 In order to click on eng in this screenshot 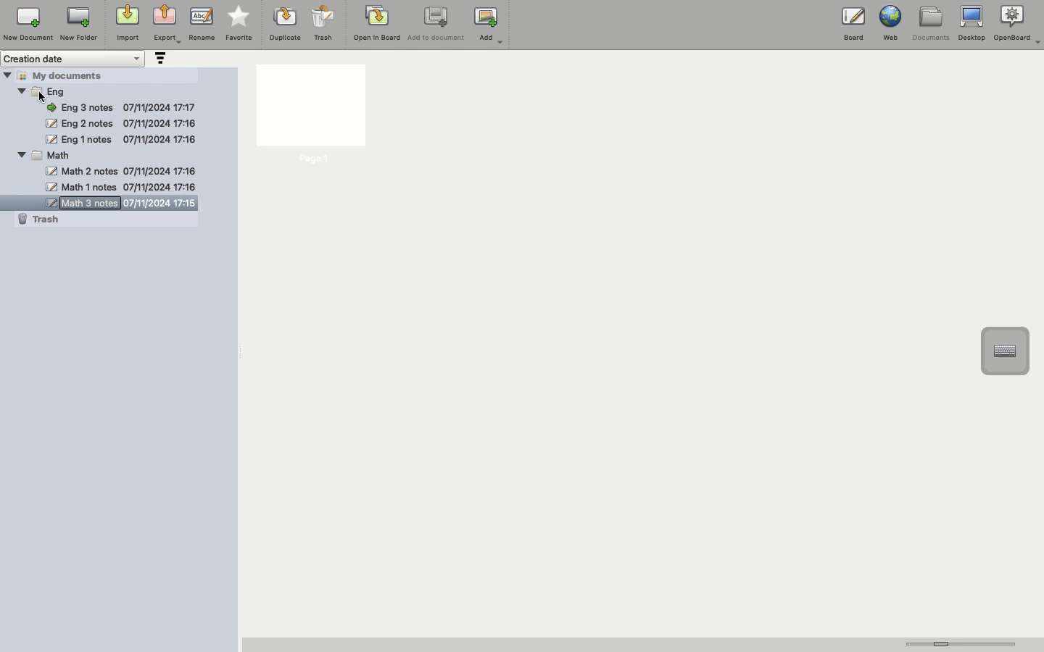, I will do `click(119, 139)`.